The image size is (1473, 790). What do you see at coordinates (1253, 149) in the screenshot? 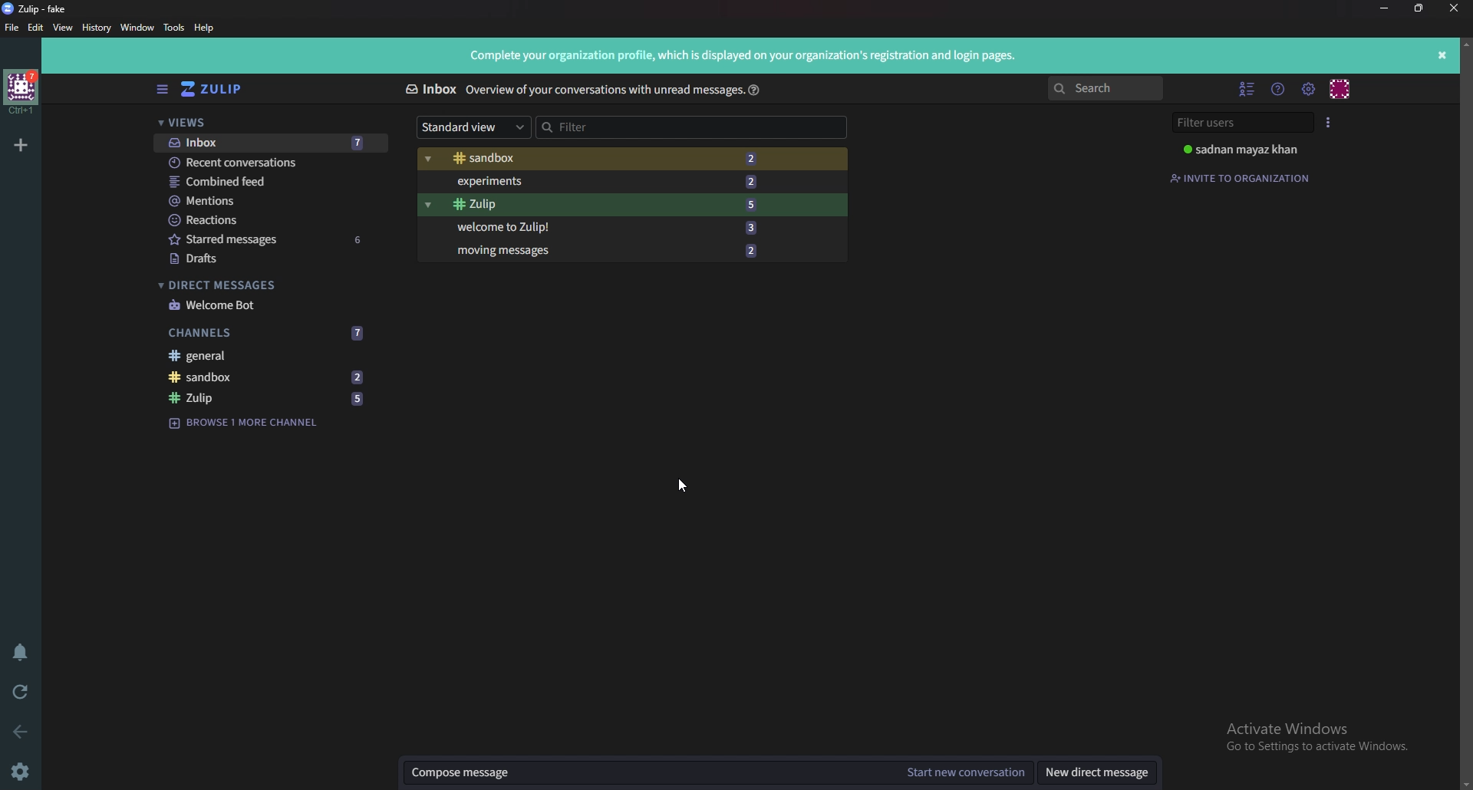
I see `sadnan mayaz khan` at bounding box center [1253, 149].